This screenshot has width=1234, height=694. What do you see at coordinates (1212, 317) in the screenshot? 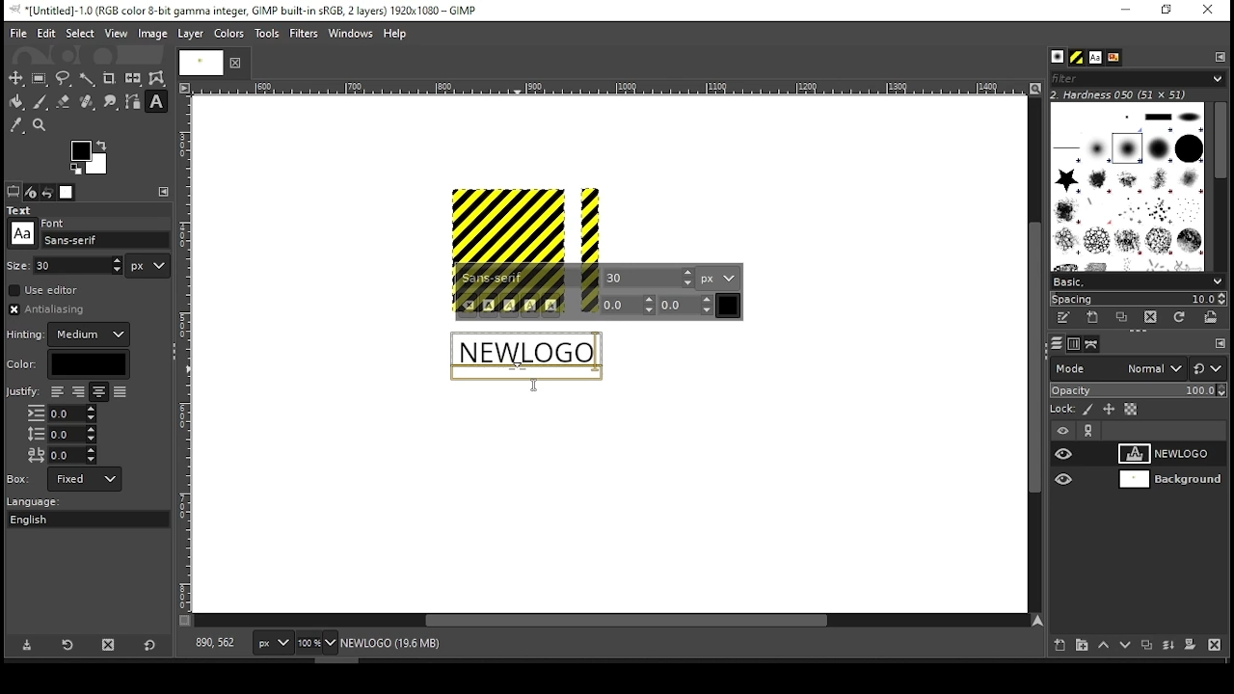
I see `open brush as image` at bounding box center [1212, 317].